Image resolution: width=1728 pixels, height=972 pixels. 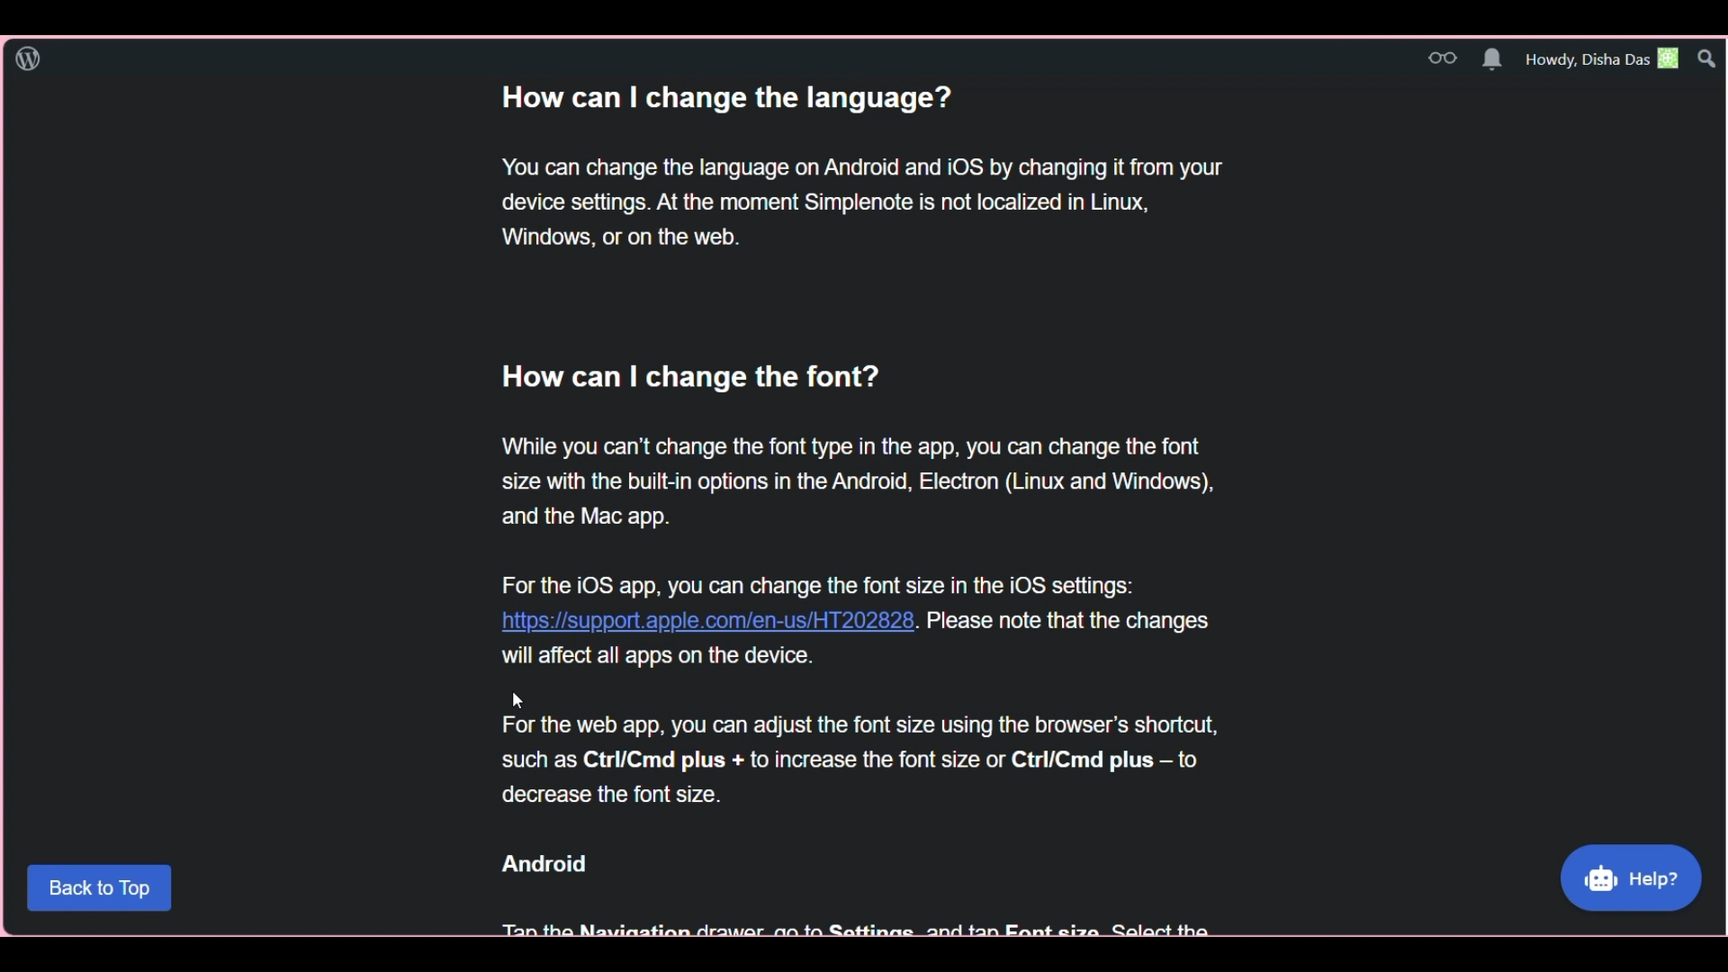 I want to click on Search, so click(x=1707, y=58).